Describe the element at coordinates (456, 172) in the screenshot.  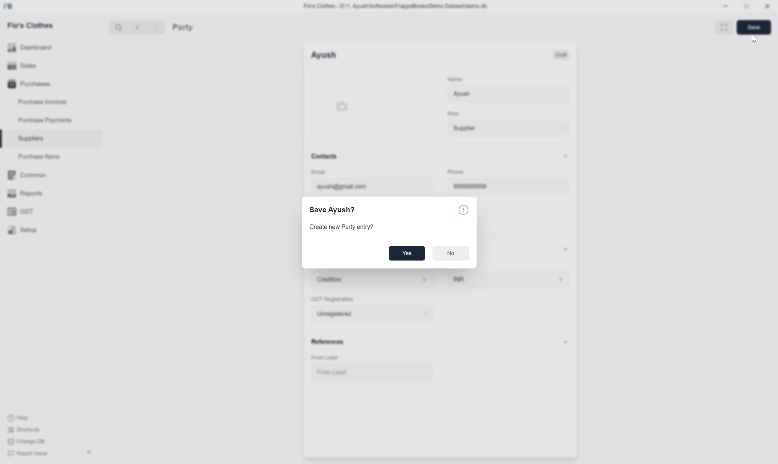
I see `Phone` at that location.